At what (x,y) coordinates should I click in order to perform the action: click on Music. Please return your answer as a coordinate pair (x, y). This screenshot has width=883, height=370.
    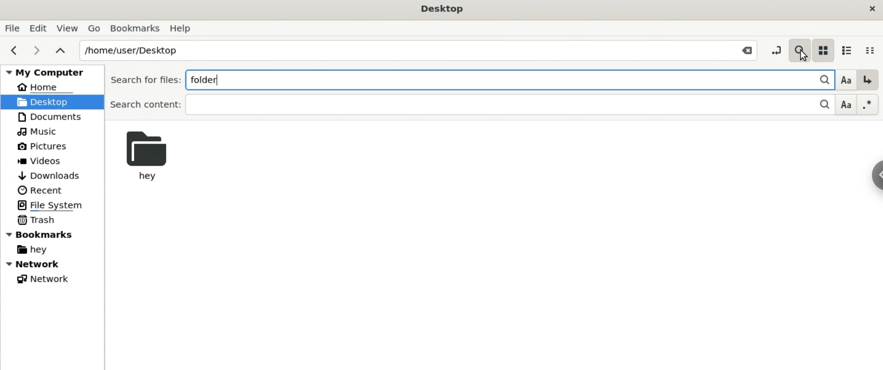
    Looking at the image, I should click on (39, 131).